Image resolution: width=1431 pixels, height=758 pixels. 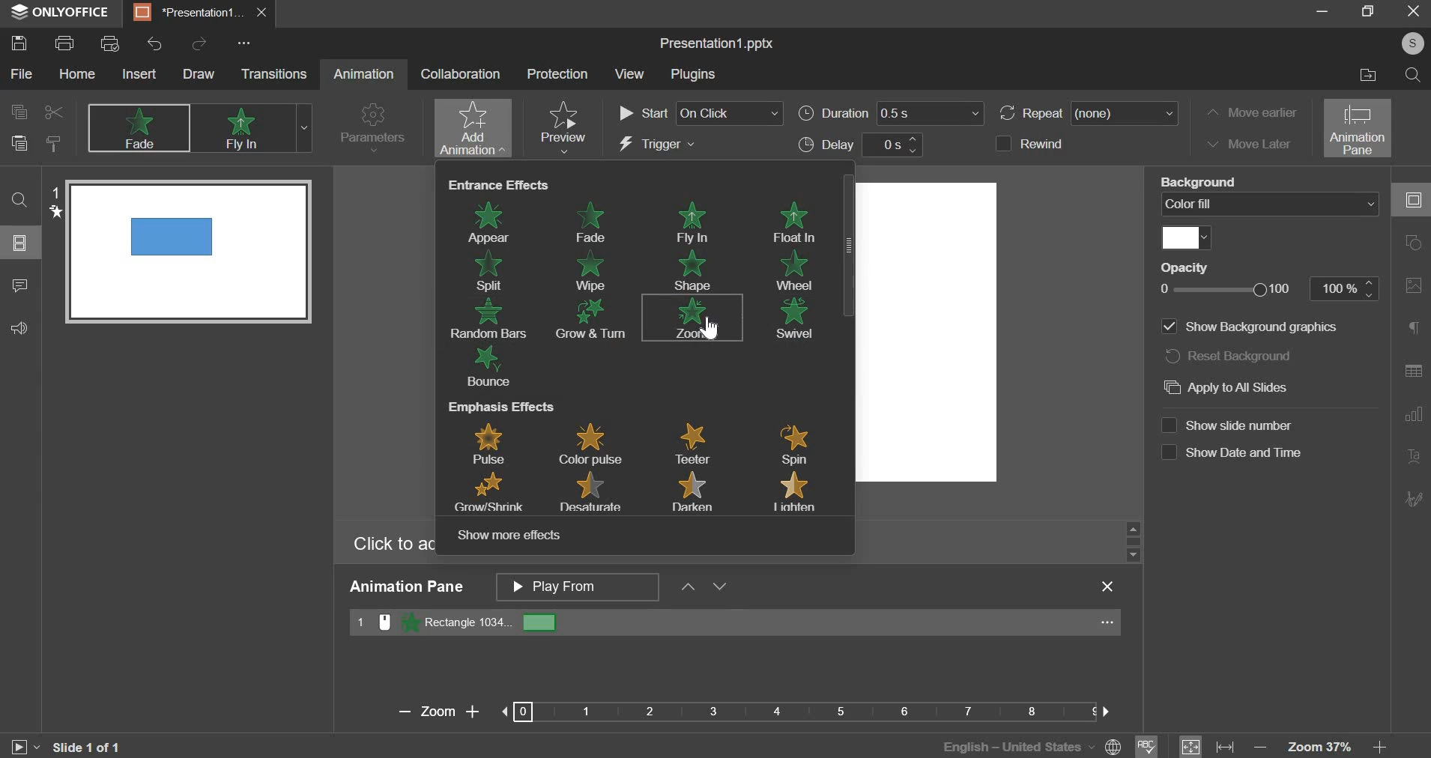 What do you see at coordinates (1261, 744) in the screenshot?
I see `zoom out` at bounding box center [1261, 744].